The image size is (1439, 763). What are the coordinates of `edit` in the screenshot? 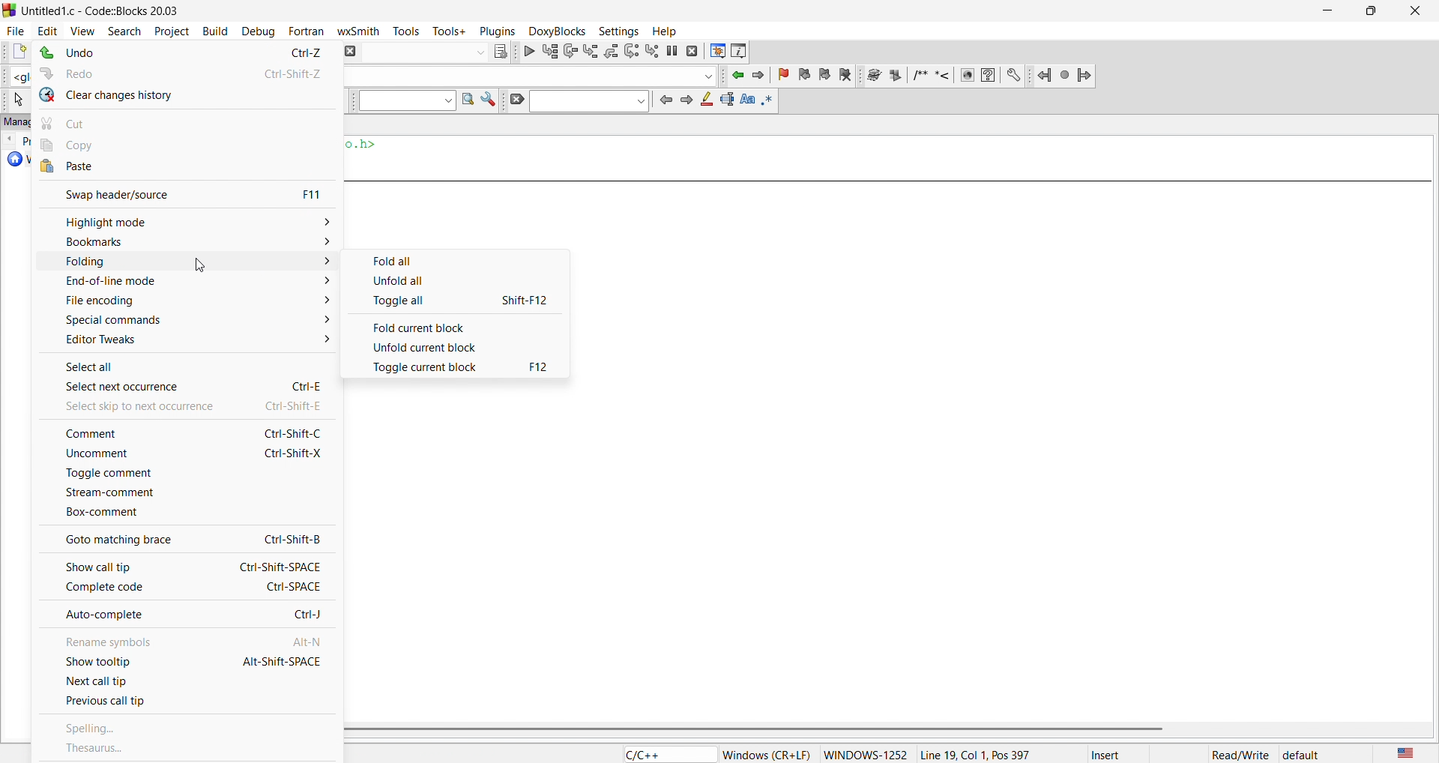 It's located at (46, 29).